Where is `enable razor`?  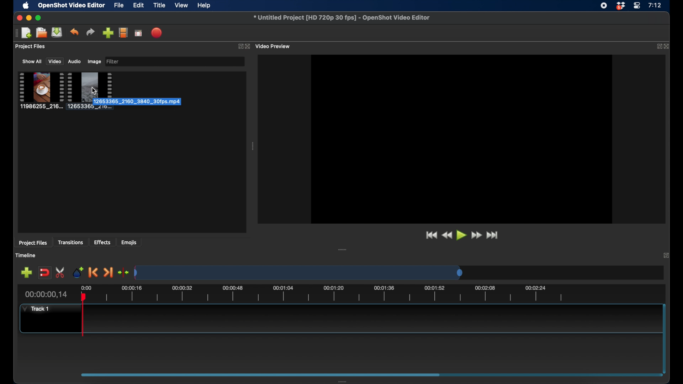
enable razor is located at coordinates (60, 272).